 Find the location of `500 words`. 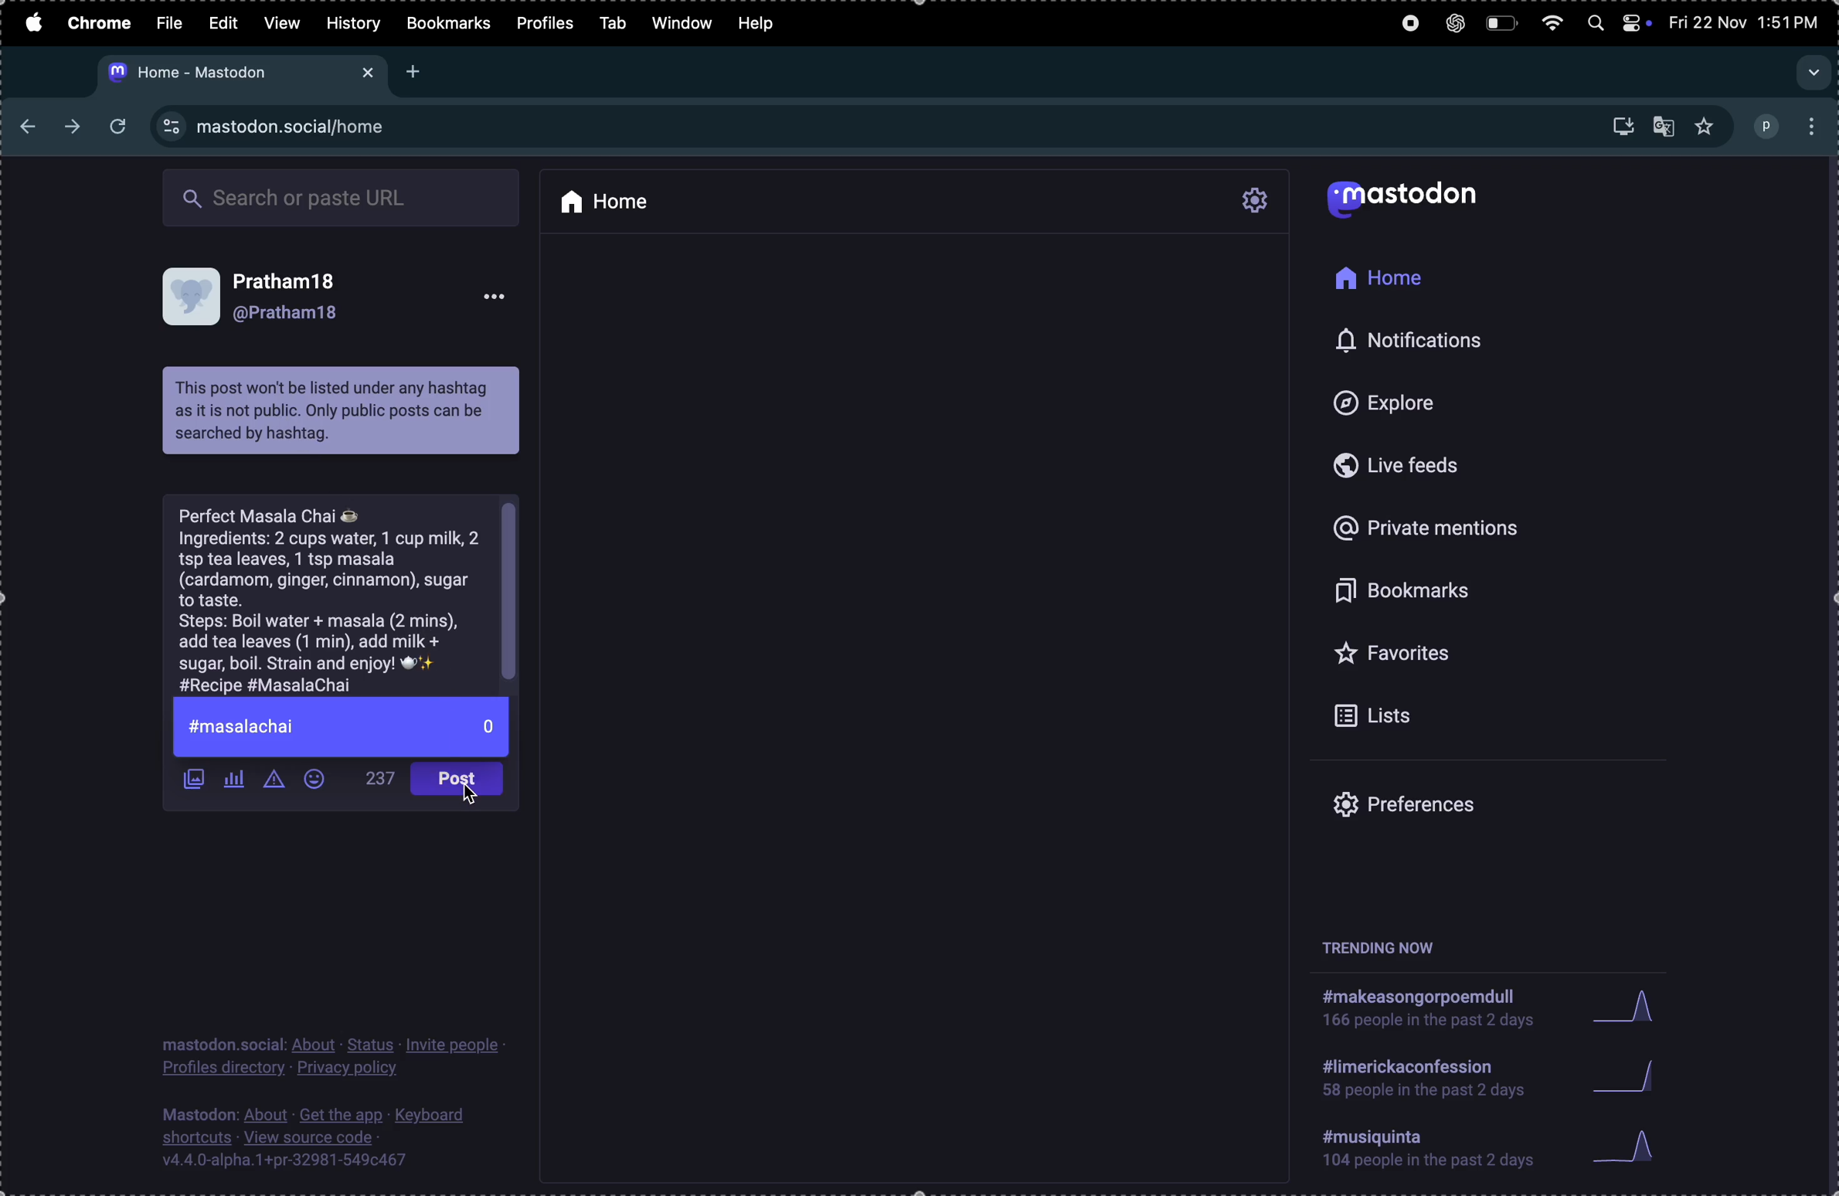

500 words is located at coordinates (375, 779).